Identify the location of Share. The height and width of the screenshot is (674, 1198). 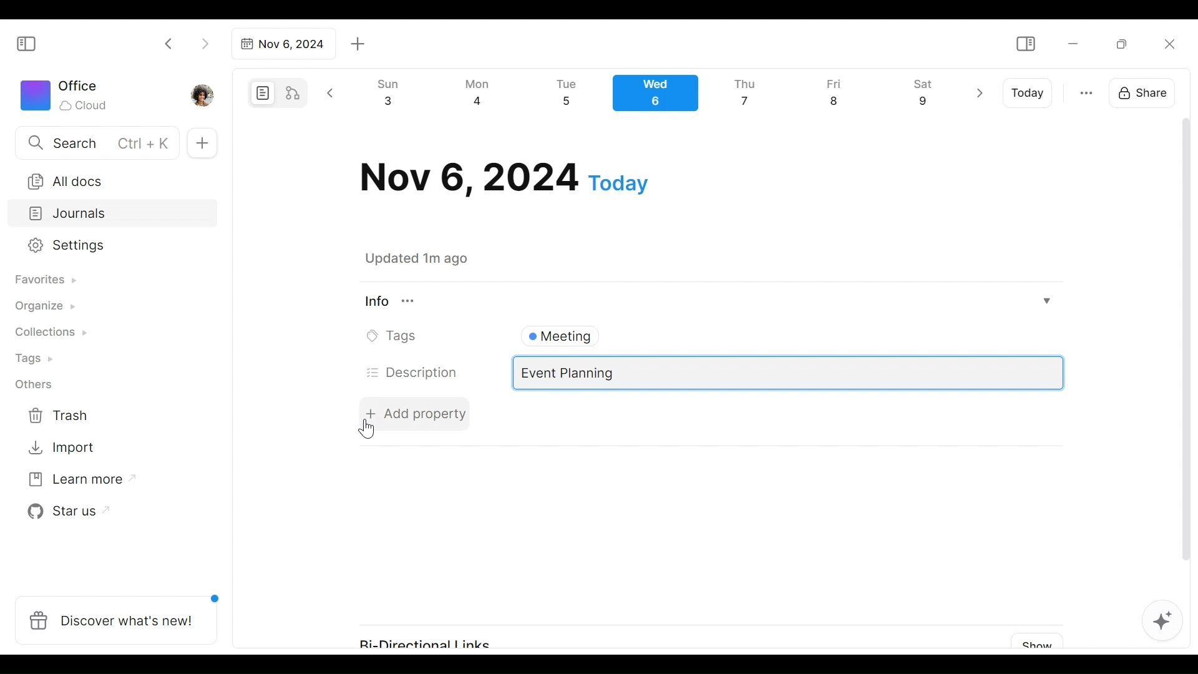
(1146, 91).